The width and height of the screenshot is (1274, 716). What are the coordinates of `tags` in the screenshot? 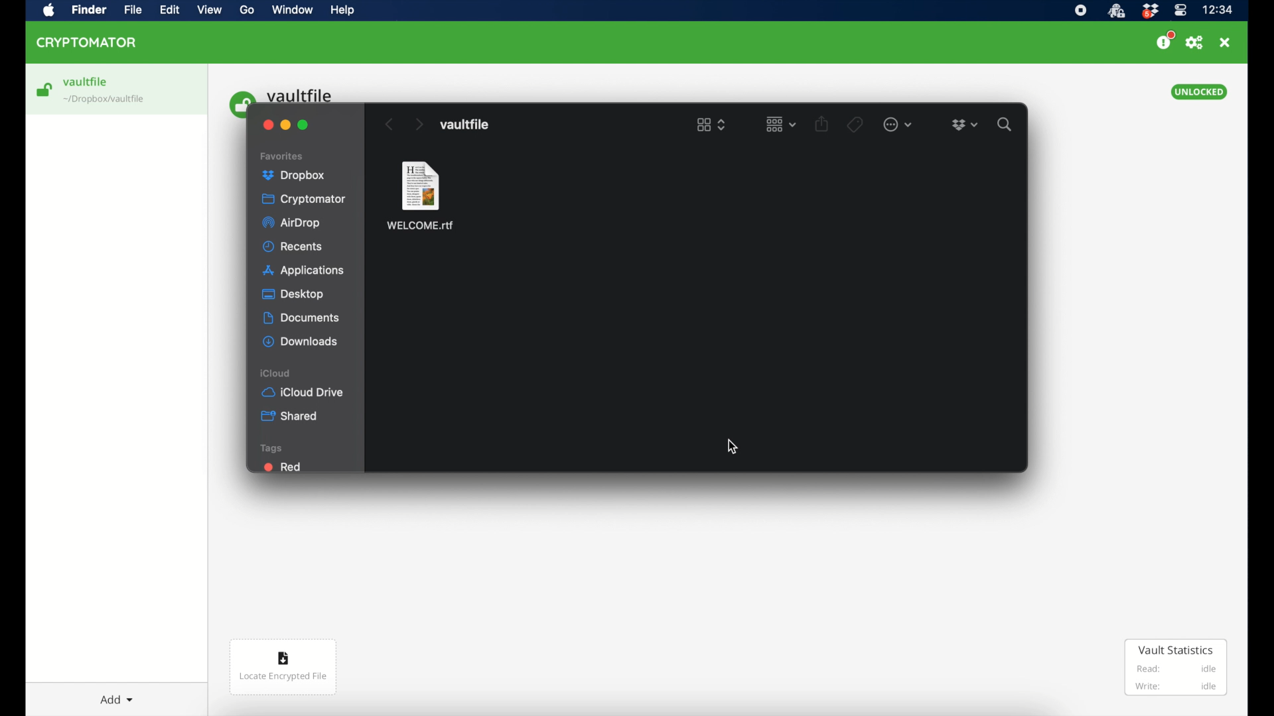 It's located at (270, 449).